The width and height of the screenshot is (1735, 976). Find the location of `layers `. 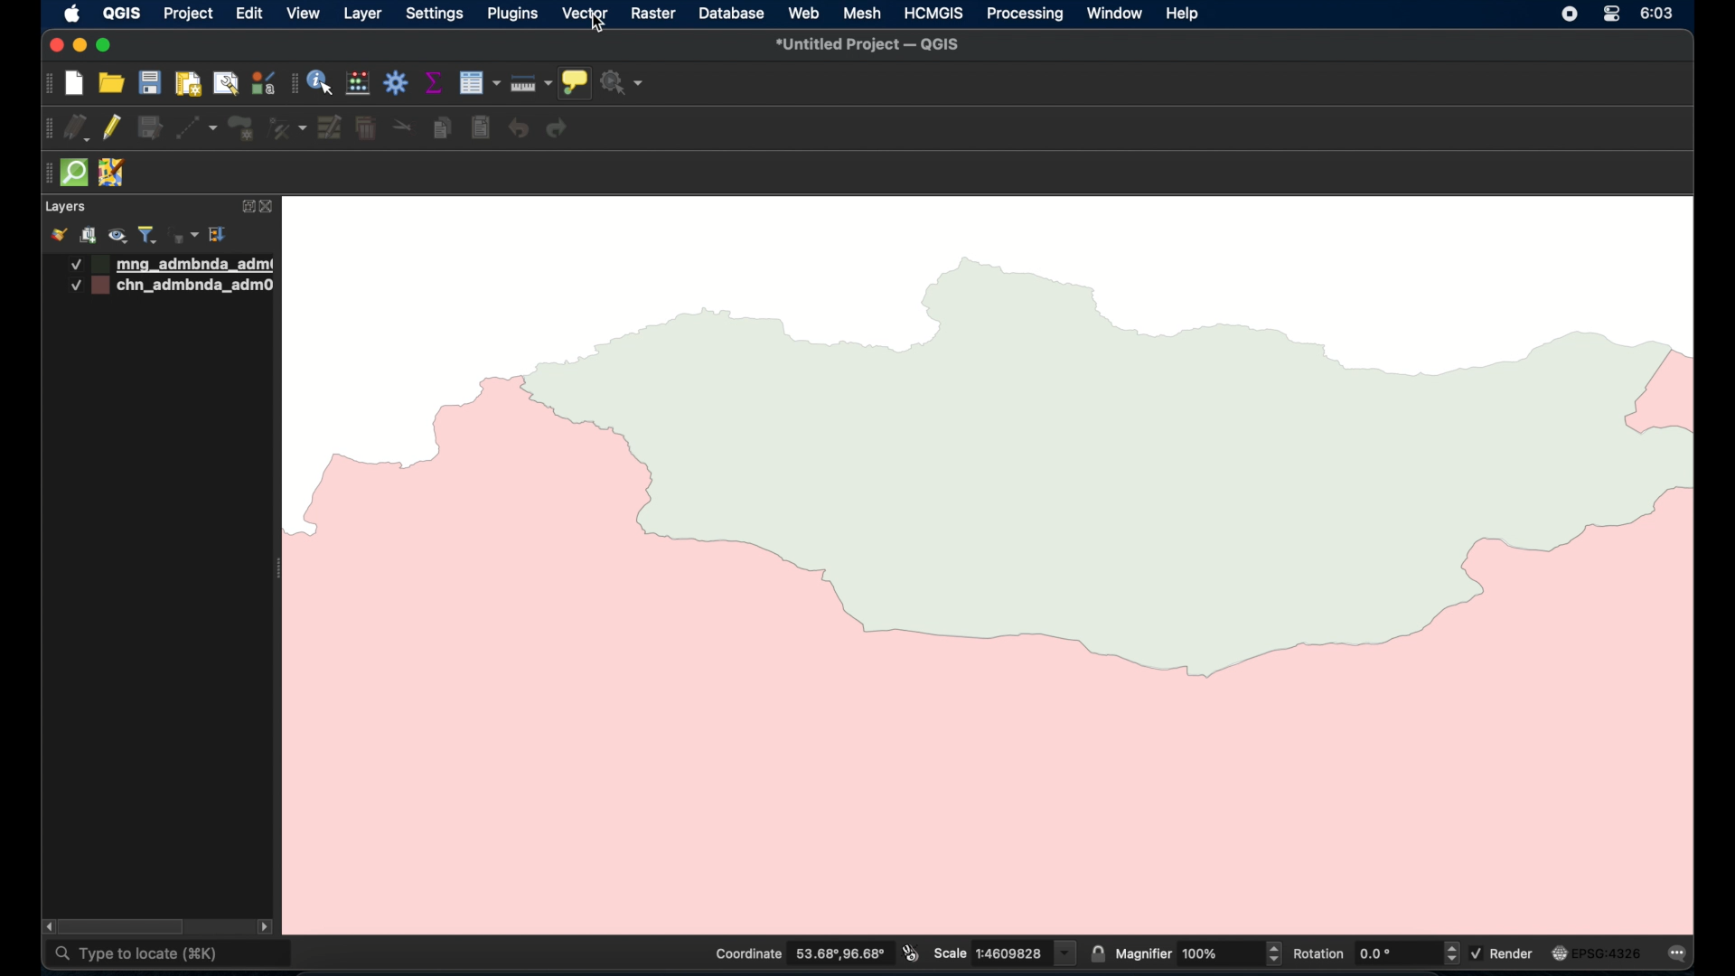

layers  is located at coordinates (64, 207).